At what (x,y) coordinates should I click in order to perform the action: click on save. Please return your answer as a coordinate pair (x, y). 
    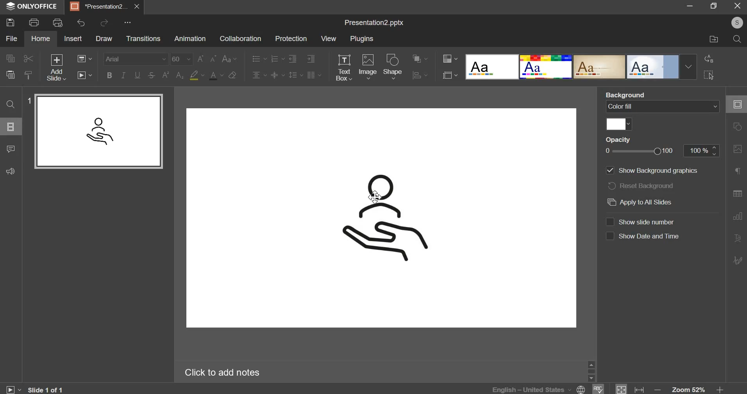
    Looking at the image, I should click on (10, 22).